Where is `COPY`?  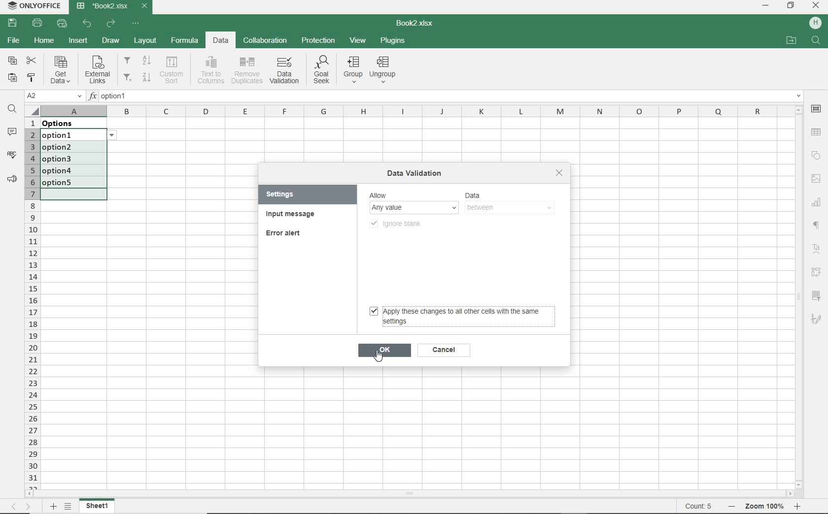 COPY is located at coordinates (11, 60).